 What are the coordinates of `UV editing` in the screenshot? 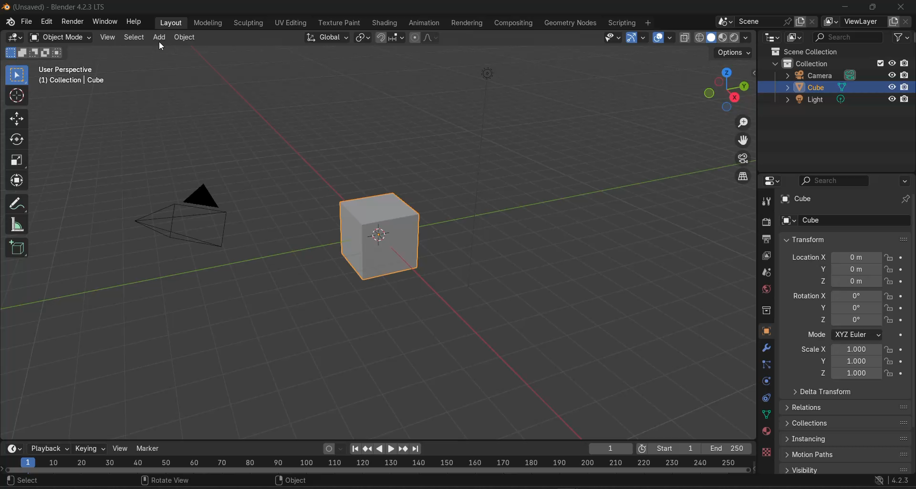 It's located at (290, 23).